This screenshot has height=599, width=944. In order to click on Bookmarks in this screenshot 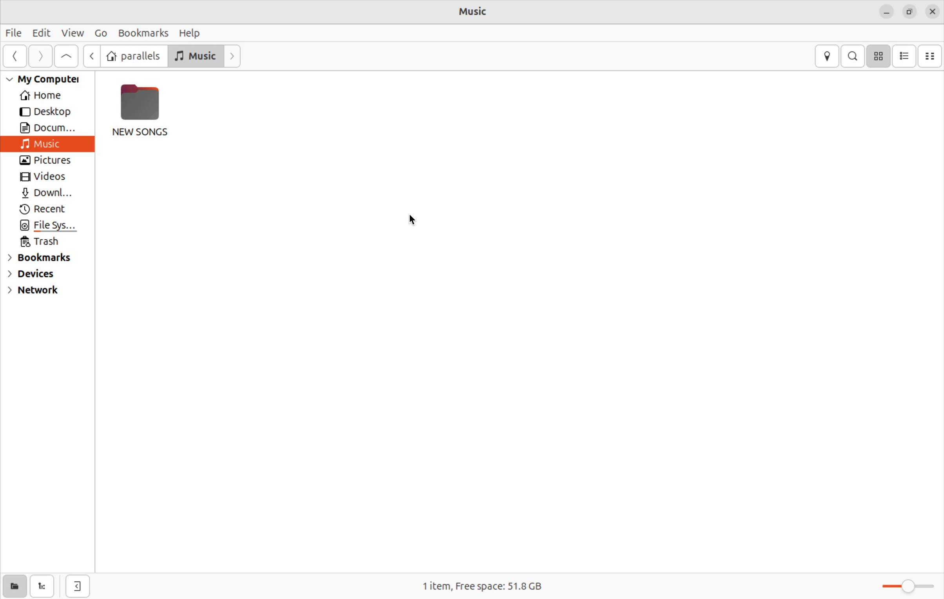, I will do `click(40, 259)`.